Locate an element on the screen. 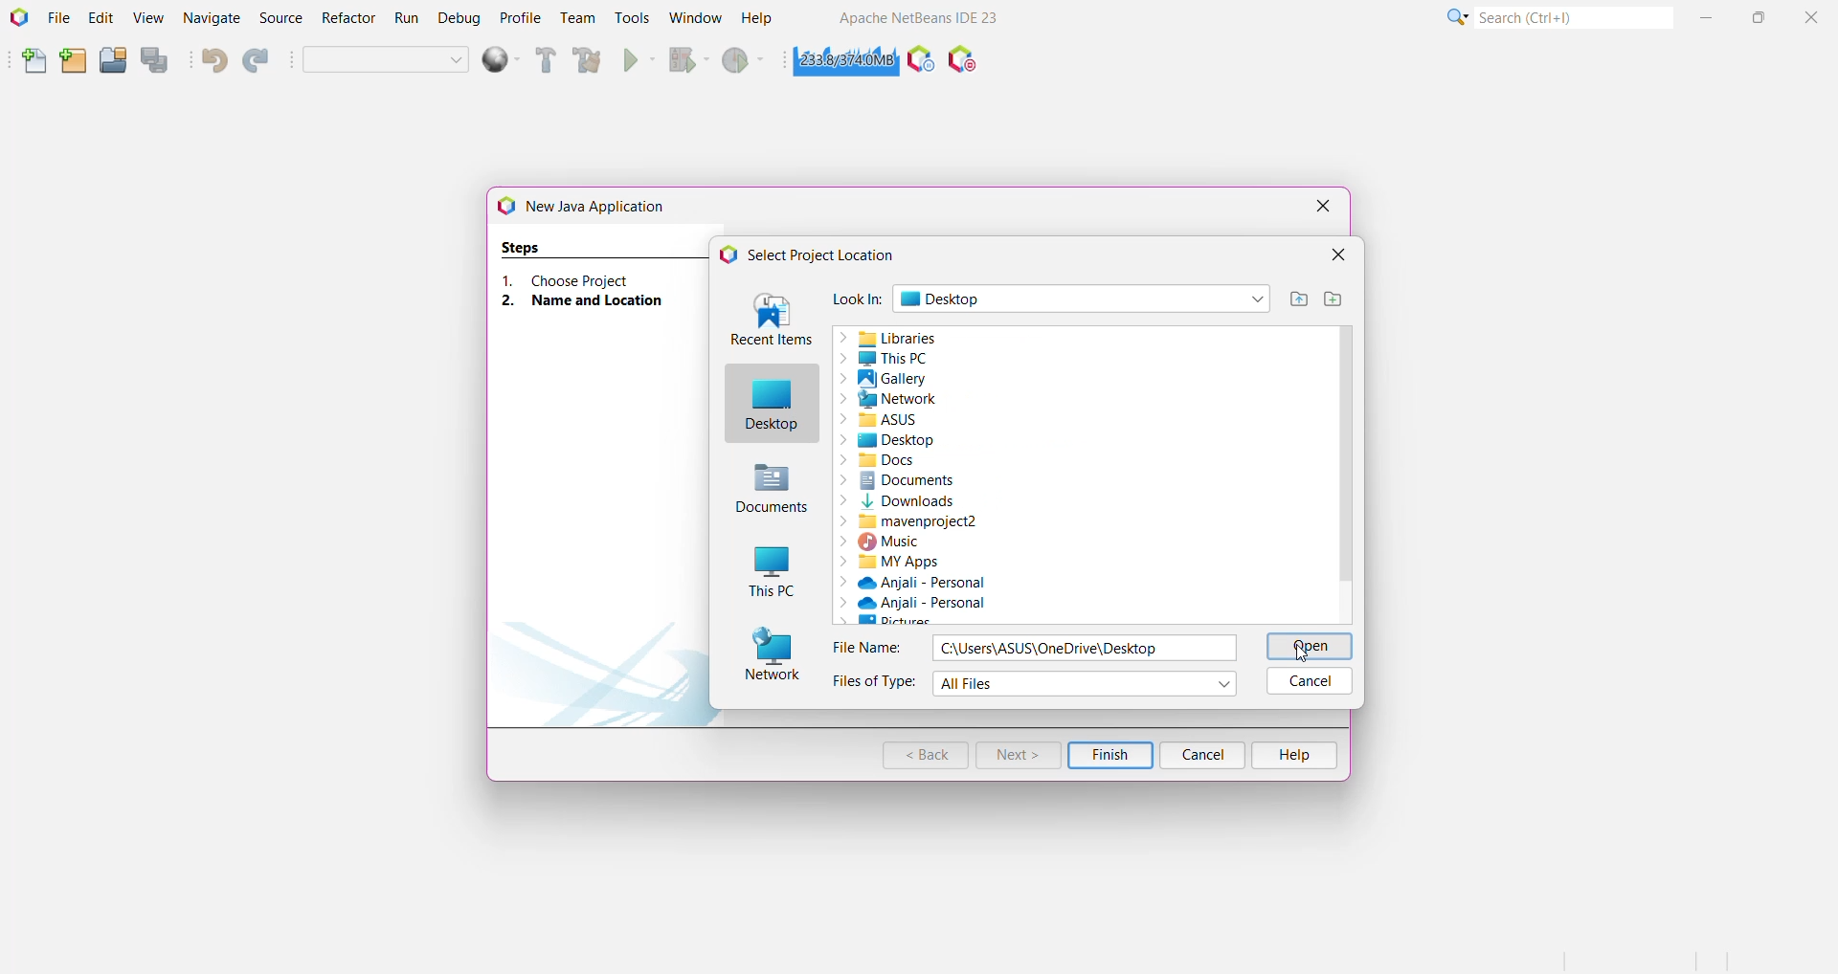 The height and width of the screenshot is (974, 1838). My Apps is located at coordinates (992, 561).